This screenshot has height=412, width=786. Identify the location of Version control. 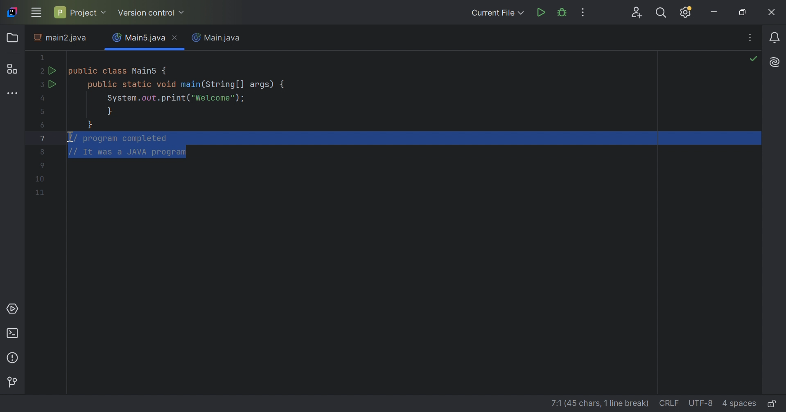
(13, 381).